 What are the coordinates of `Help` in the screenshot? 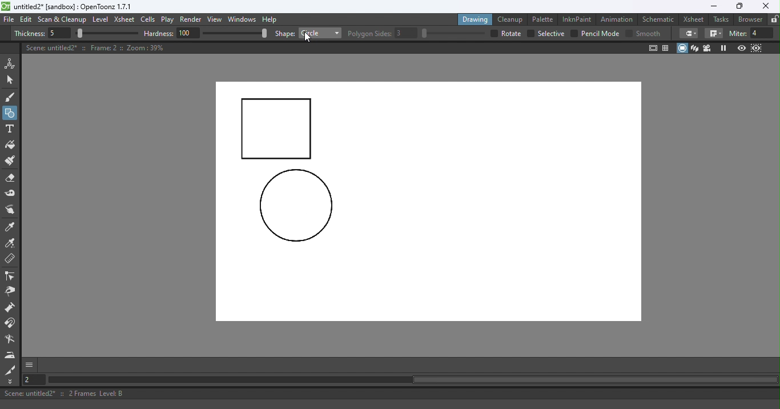 It's located at (271, 19).